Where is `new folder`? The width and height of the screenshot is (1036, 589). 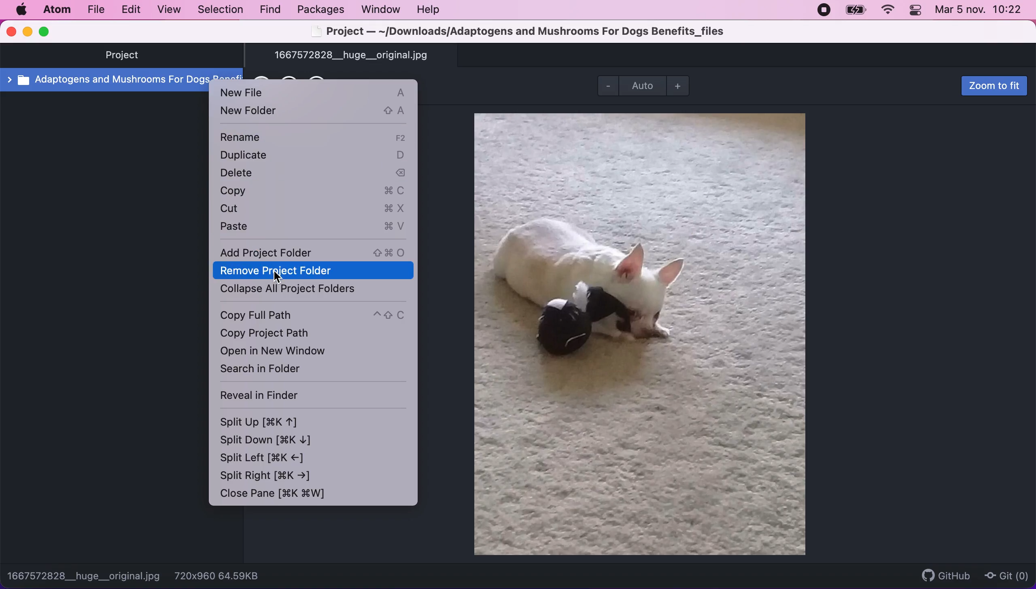
new folder is located at coordinates (315, 113).